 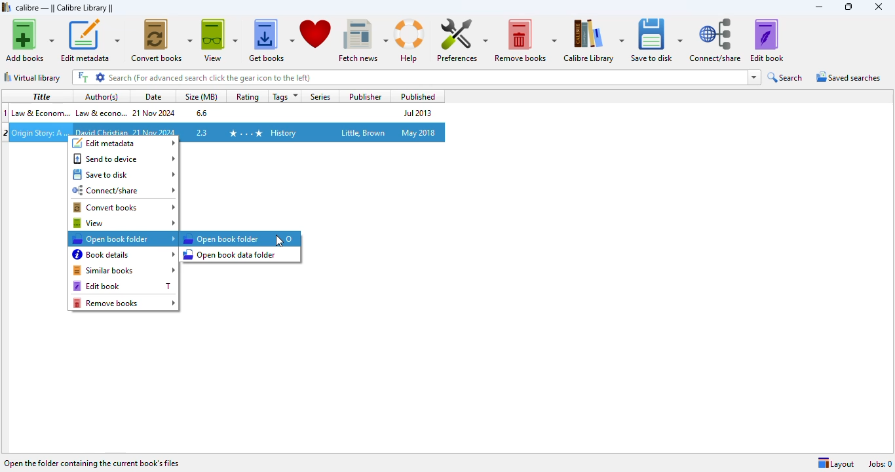 I want to click on search, so click(x=408, y=78).